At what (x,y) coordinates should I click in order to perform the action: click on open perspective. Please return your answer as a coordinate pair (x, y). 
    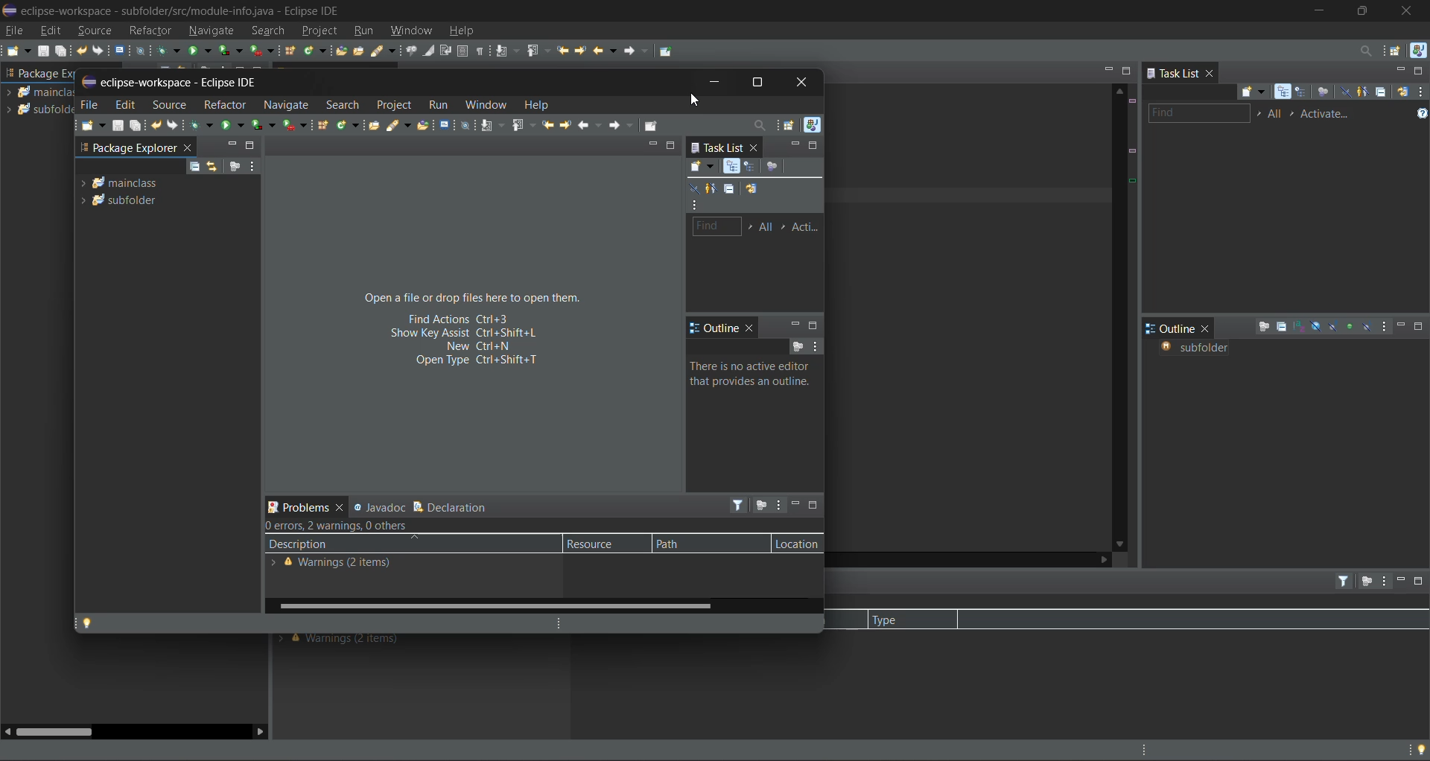
    Looking at the image, I should click on (787, 125).